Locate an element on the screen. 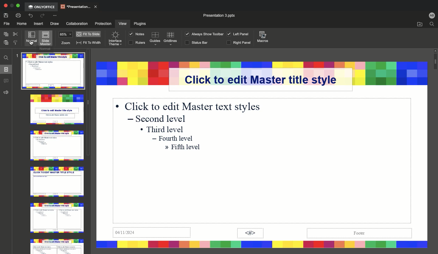 The image size is (438, 254). Status bar is located at coordinates (197, 43).